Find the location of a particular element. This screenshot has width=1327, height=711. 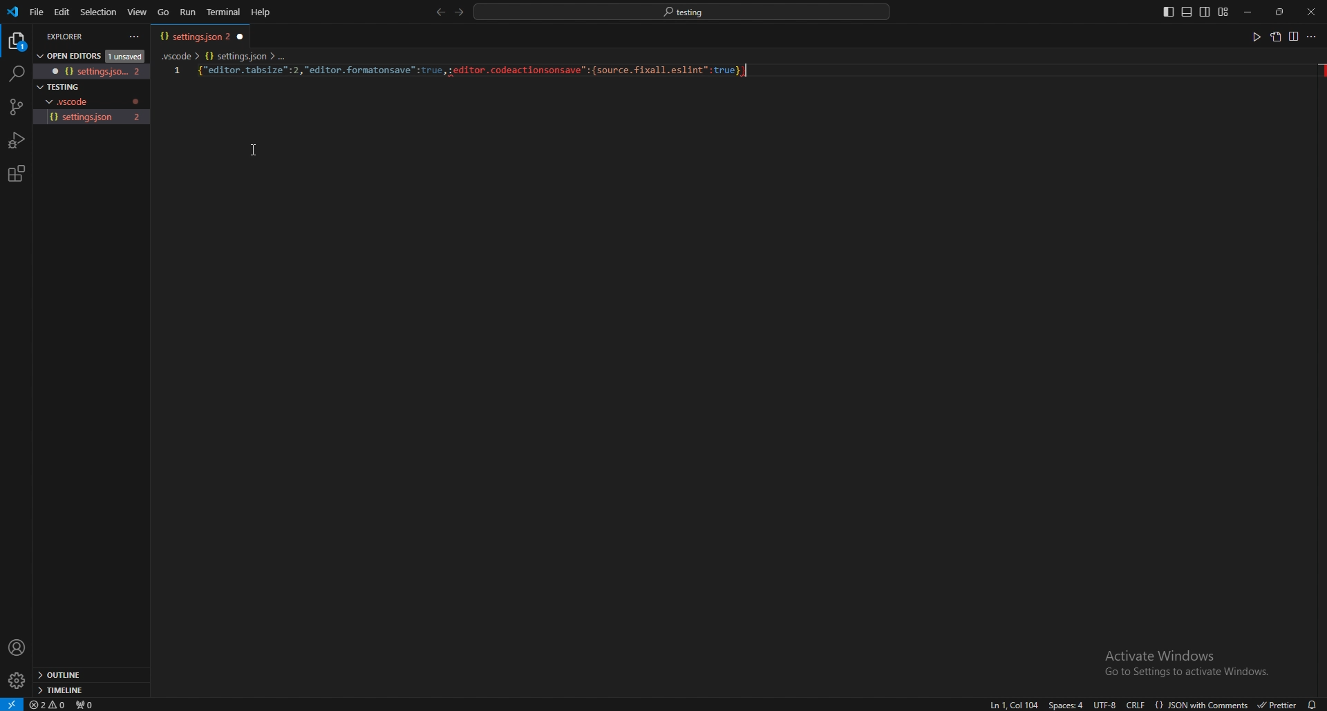

resize is located at coordinates (1281, 12).